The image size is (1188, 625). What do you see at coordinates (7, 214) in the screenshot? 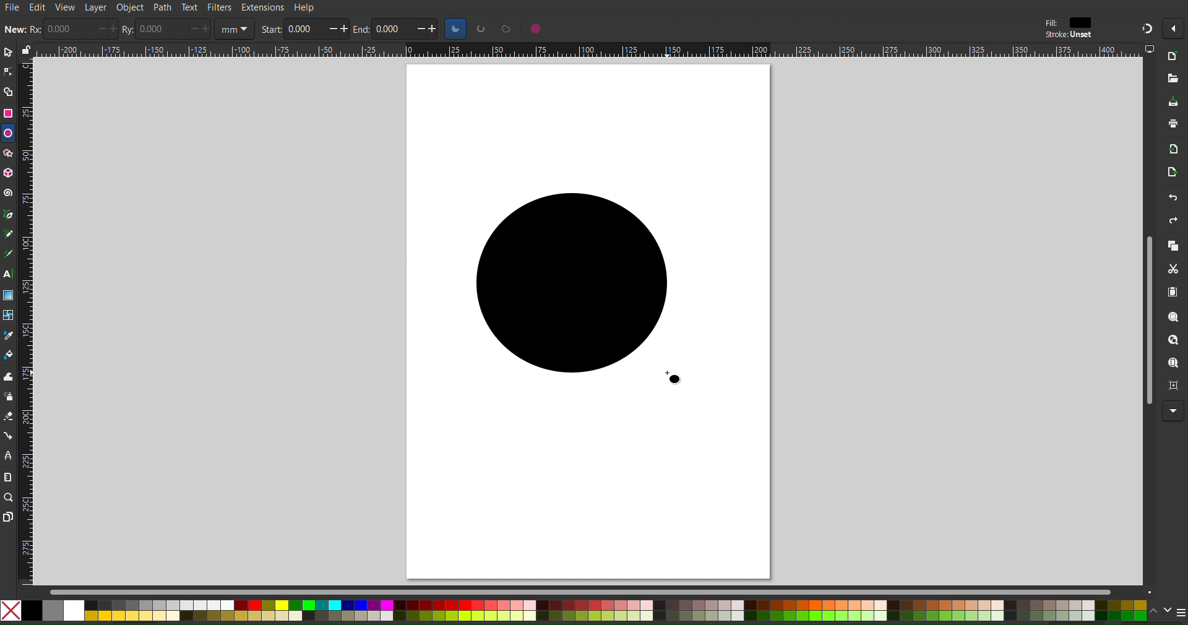
I see `Pen Tool` at bounding box center [7, 214].